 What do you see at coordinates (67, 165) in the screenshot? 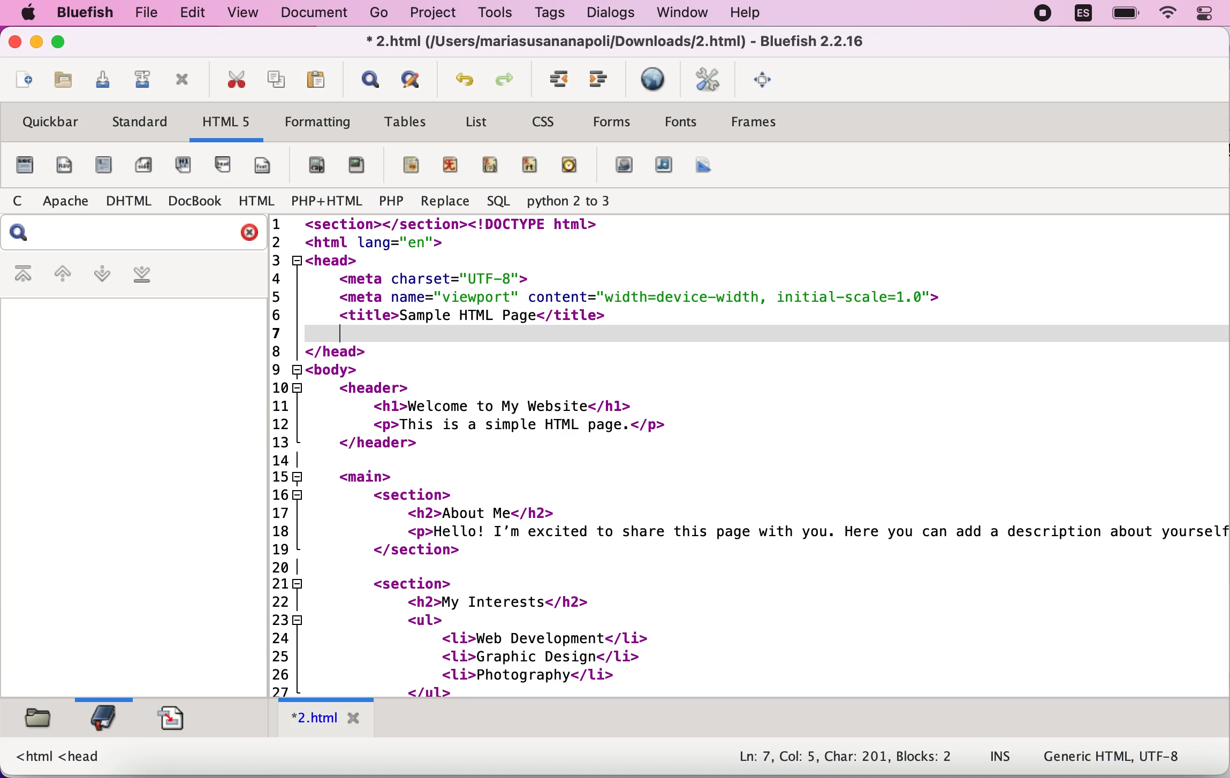
I see `nav` at bounding box center [67, 165].